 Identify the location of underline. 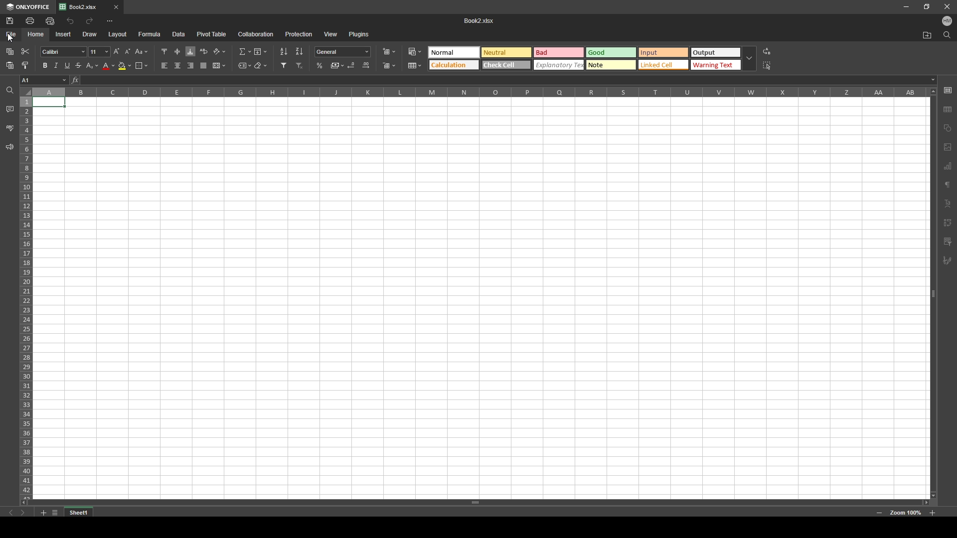
(66, 66).